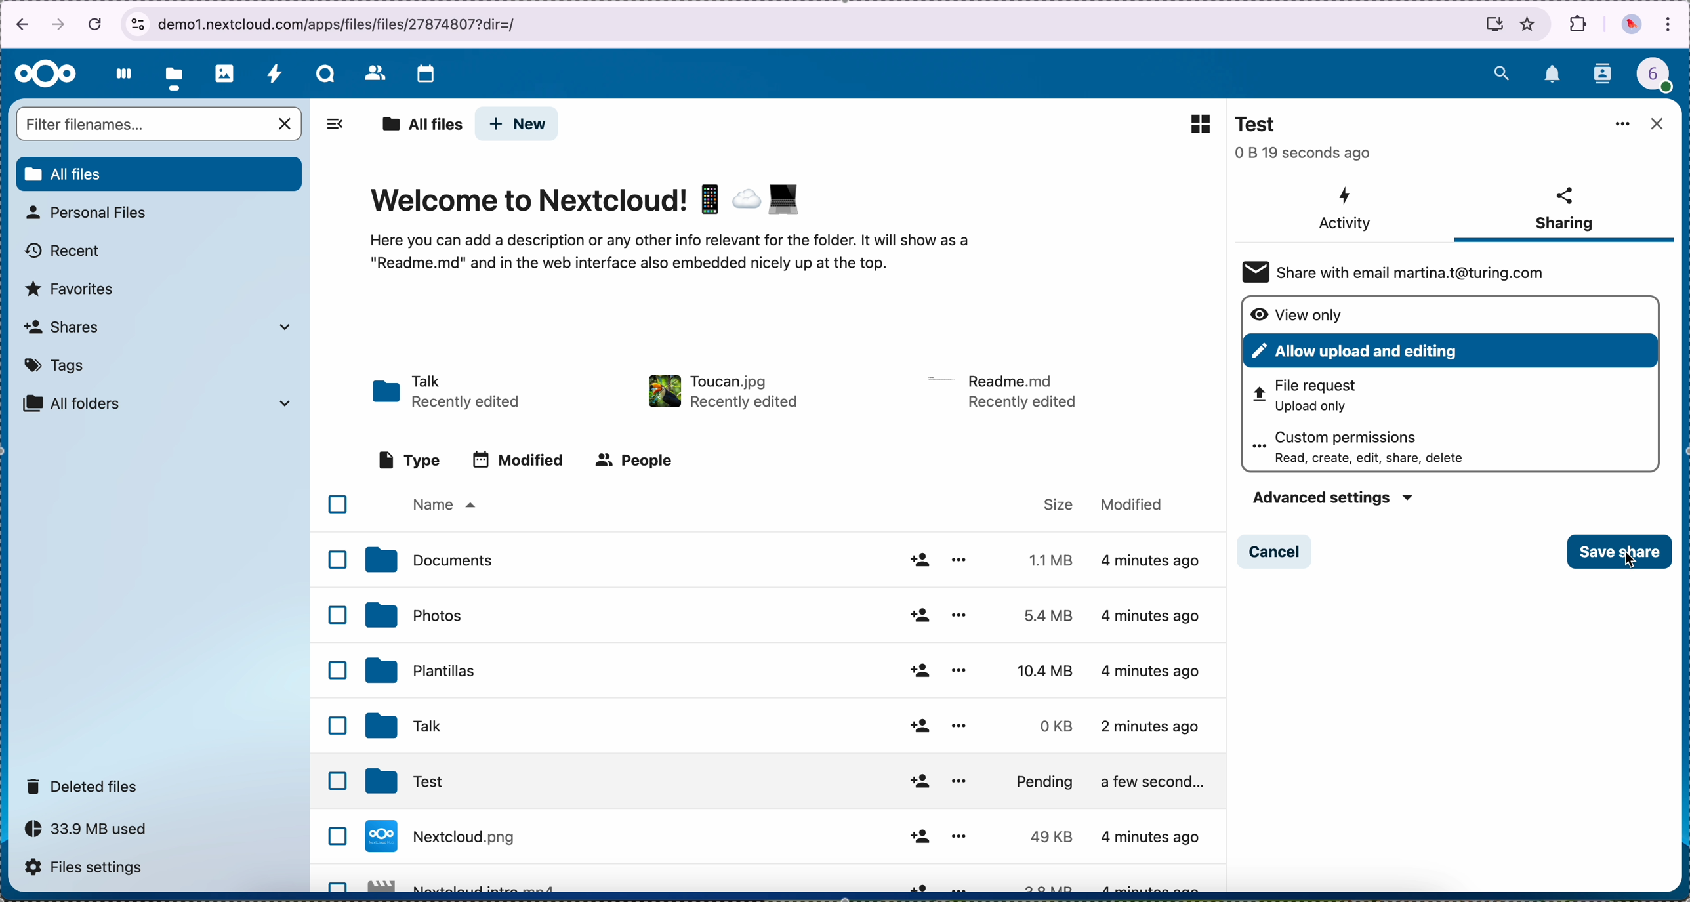 This screenshot has height=902, width=1690. What do you see at coordinates (409, 459) in the screenshot?
I see `type` at bounding box center [409, 459].